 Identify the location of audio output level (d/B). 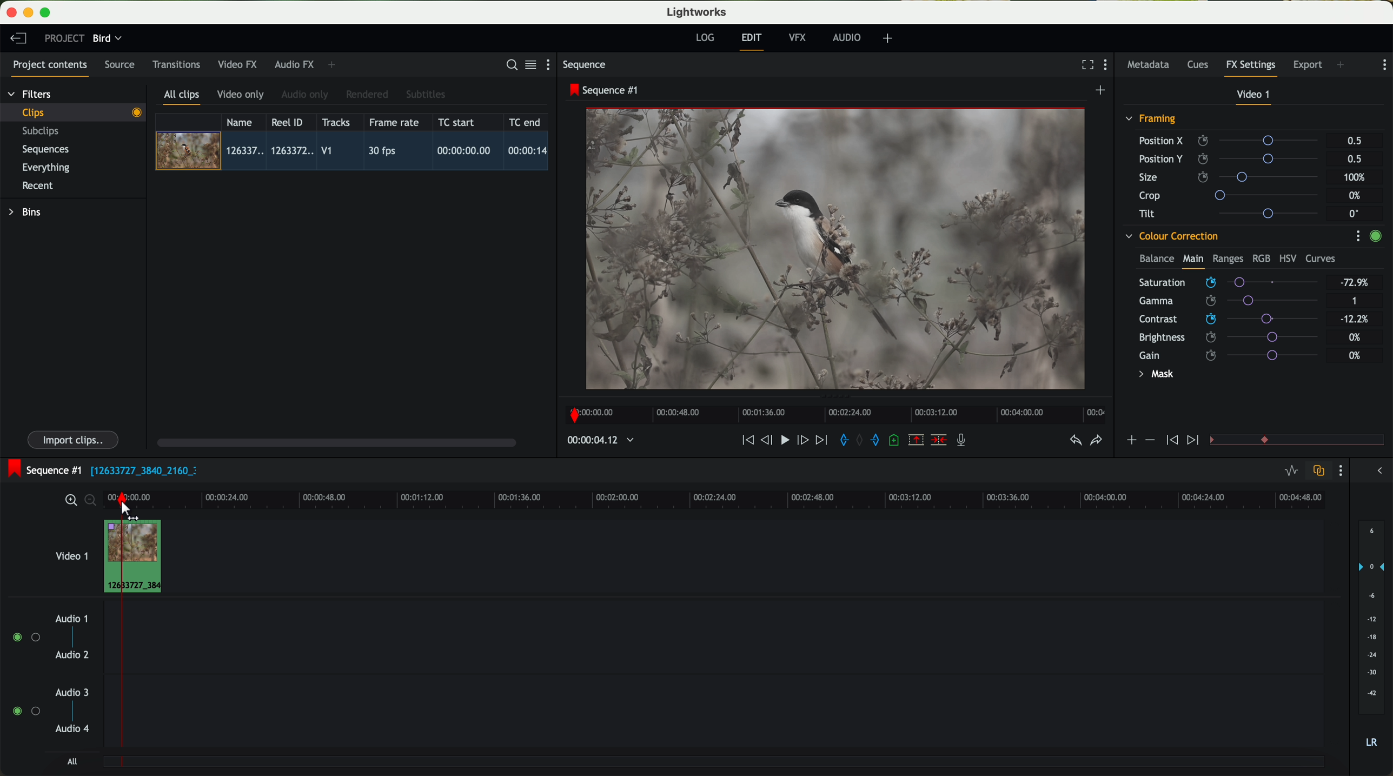
(1372, 638).